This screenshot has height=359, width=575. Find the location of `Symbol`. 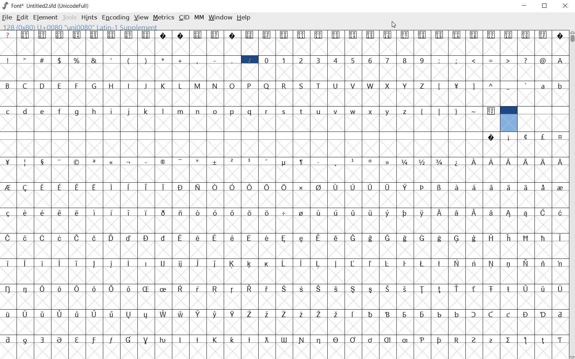

Symbol is located at coordinates (319, 288).